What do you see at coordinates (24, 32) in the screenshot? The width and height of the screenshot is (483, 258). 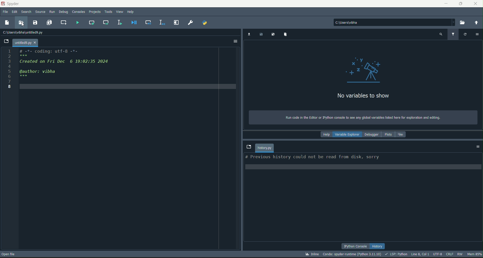 I see `file path` at bounding box center [24, 32].